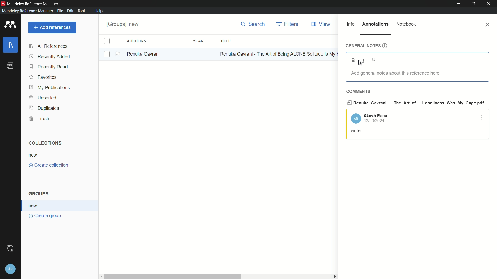 The height and width of the screenshot is (279, 497). What do you see at coordinates (50, 57) in the screenshot?
I see `recently added` at bounding box center [50, 57].